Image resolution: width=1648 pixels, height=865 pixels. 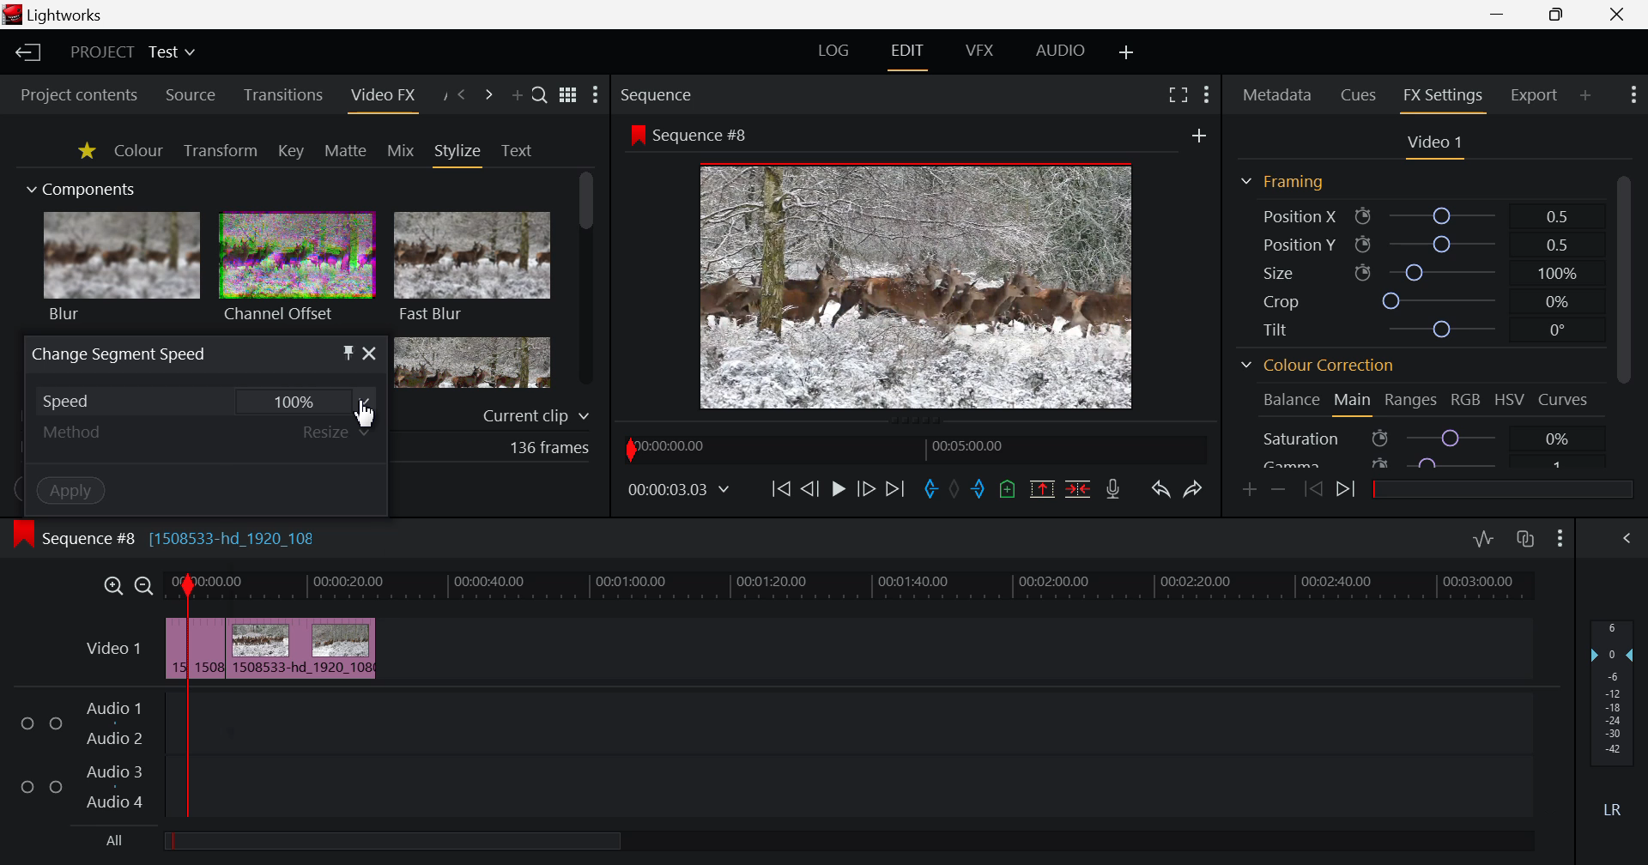 I want to click on Source, so click(x=191, y=94).